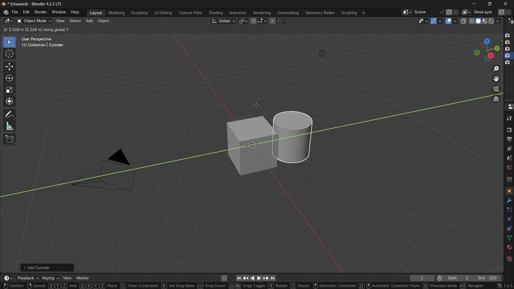  What do you see at coordinates (243, 147) in the screenshot?
I see `cube` at bounding box center [243, 147].